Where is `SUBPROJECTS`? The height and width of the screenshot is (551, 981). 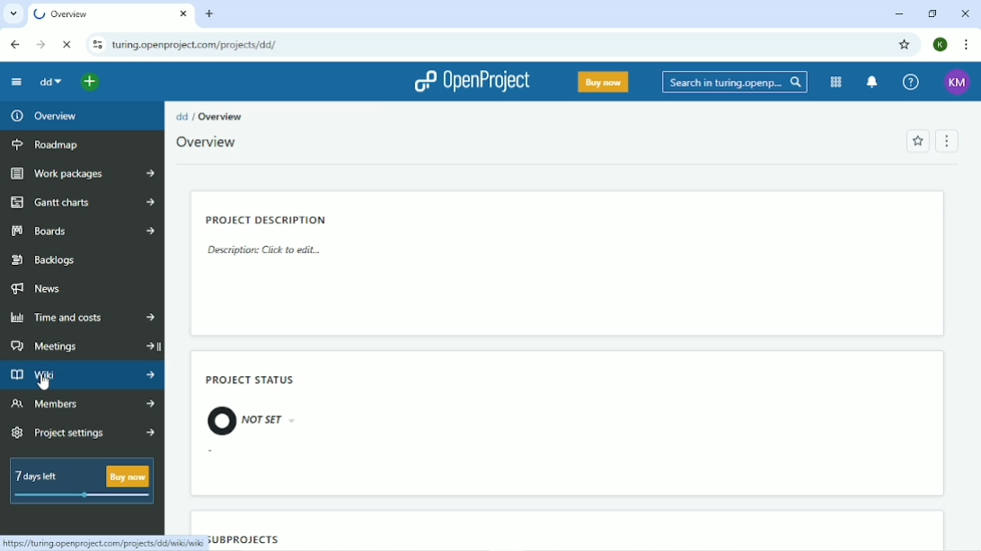
SUBPROJECTS is located at coordinates (241, 538).